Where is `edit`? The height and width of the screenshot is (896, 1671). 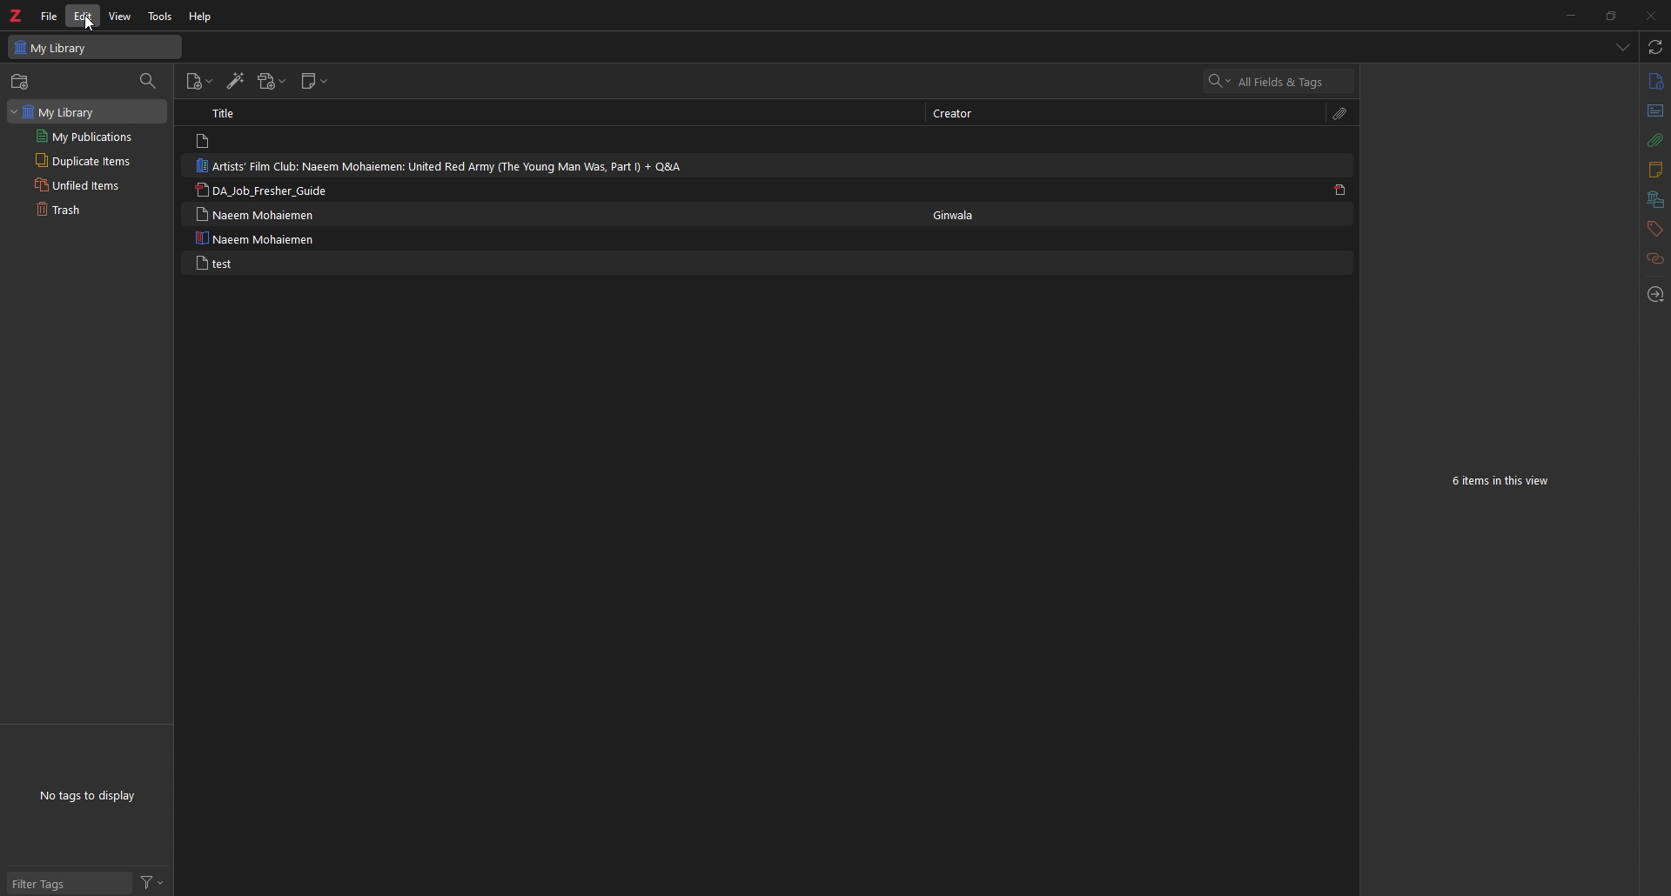 edit is located at coordinates (85, 17).